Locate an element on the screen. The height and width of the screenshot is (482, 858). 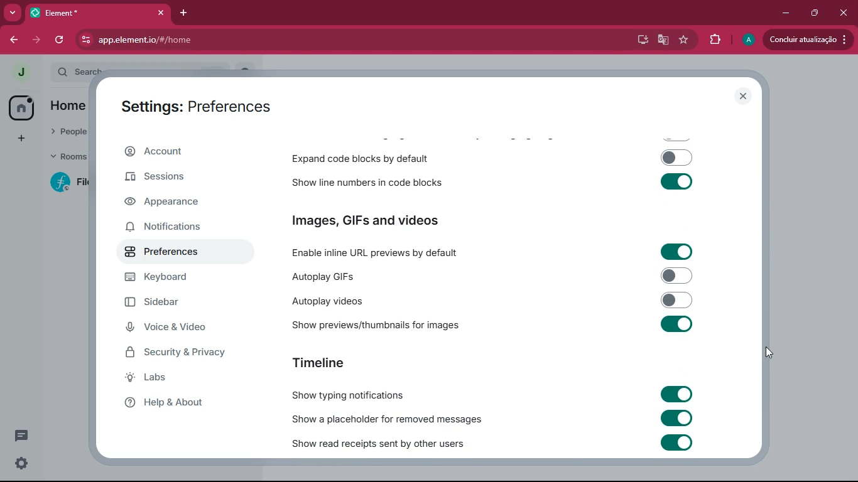
autoplay GIFs is located at coordinates (391, 277).